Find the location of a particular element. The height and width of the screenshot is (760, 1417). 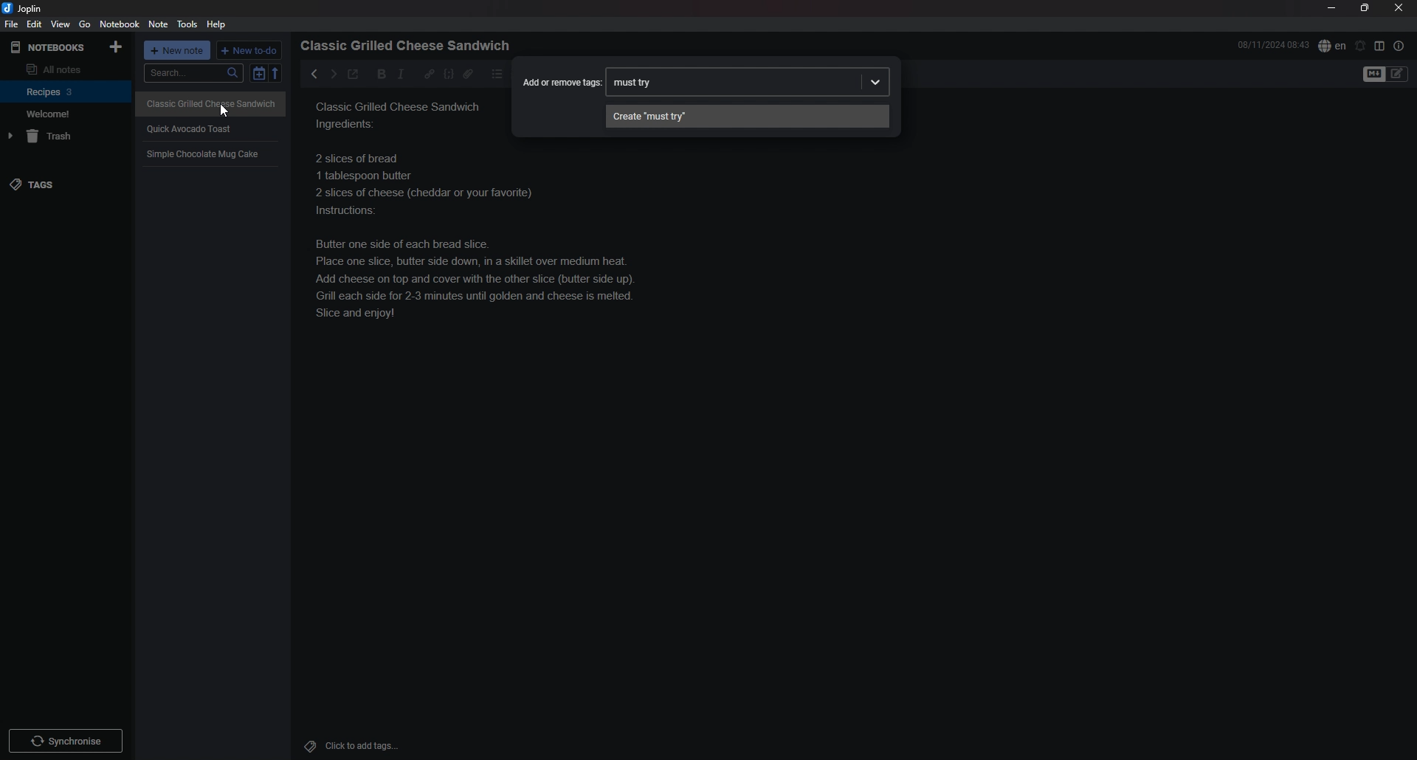

close is located at coordinates (1400, 7).